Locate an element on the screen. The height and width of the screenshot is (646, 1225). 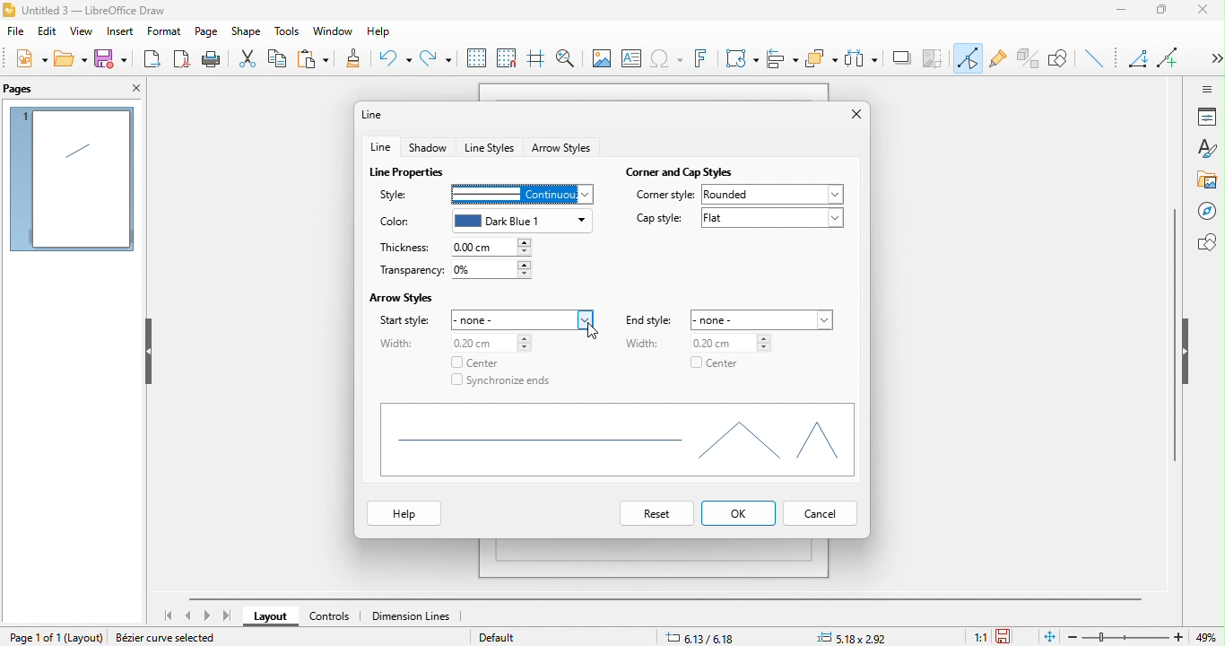
text box is located at coordinates (632, 61).